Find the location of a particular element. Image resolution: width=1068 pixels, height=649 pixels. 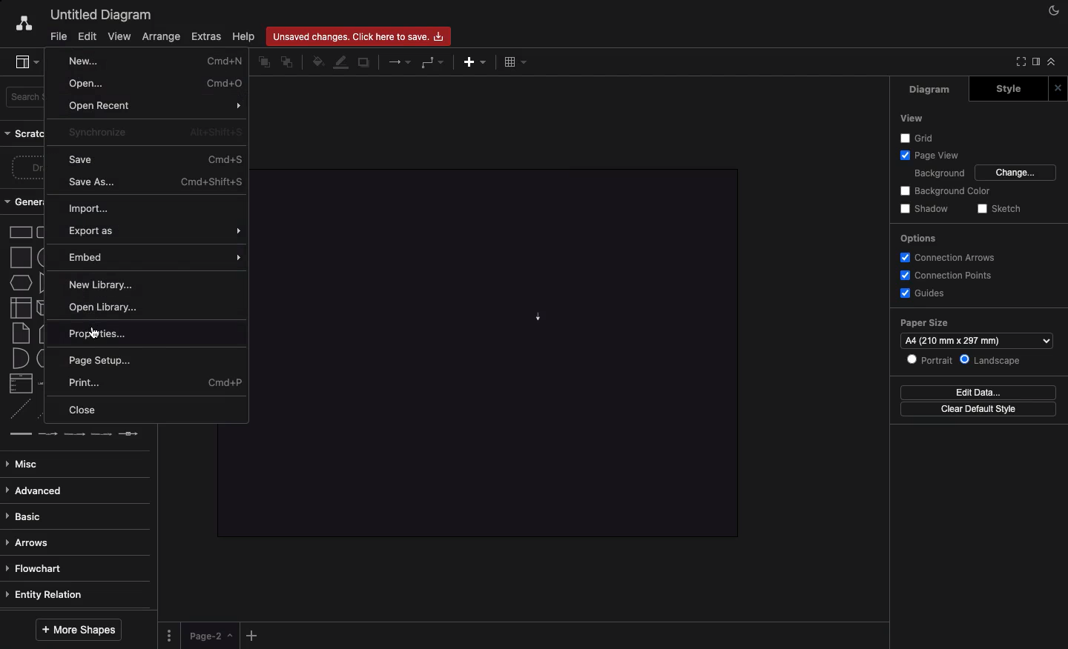

Close is located at coordinates (1058, 88).